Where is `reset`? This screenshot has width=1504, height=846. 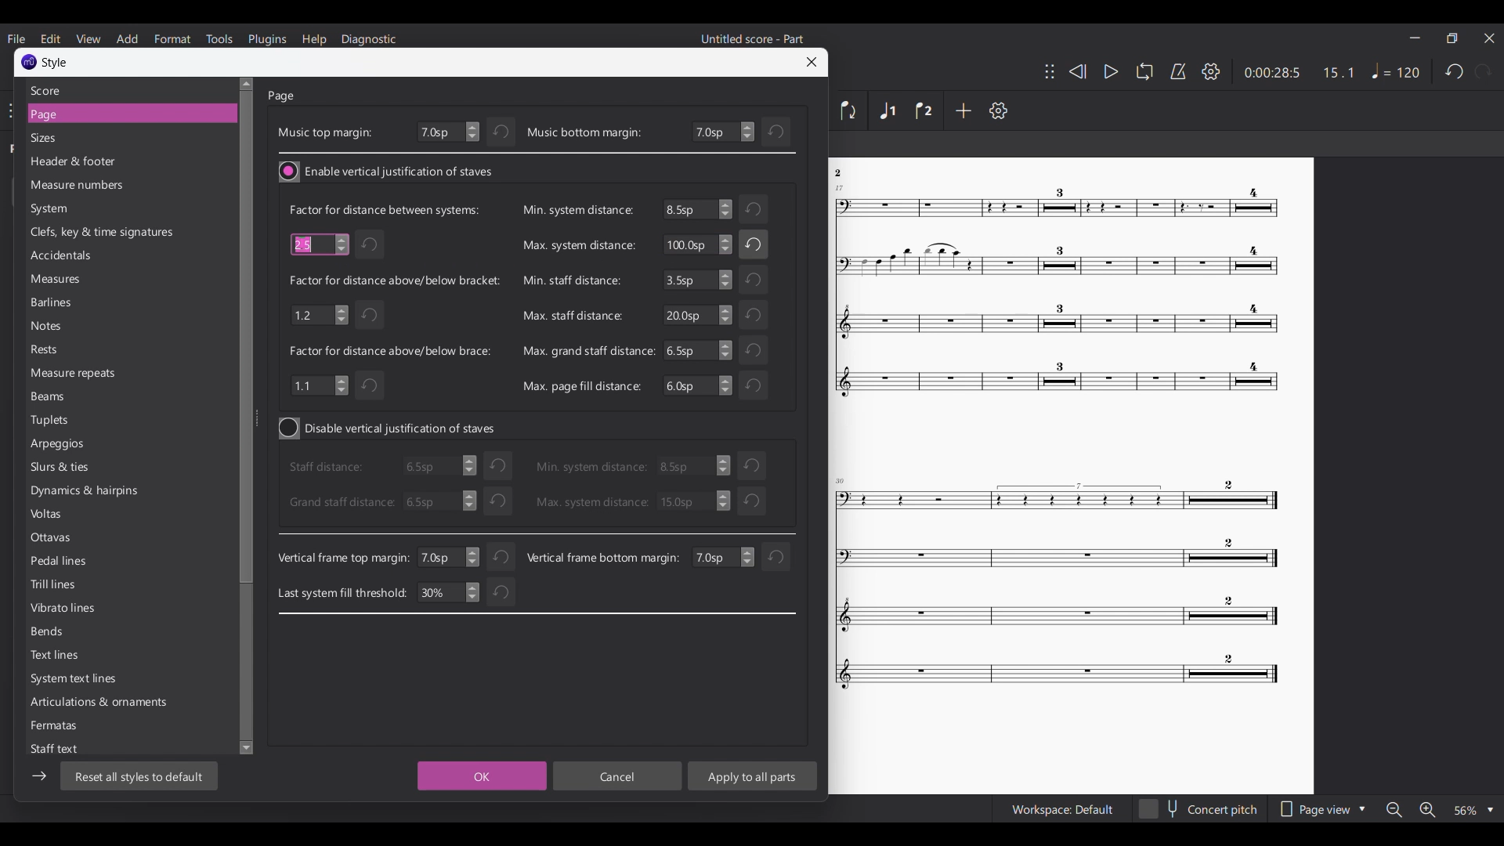 reset is located at coordinates (775, 557).